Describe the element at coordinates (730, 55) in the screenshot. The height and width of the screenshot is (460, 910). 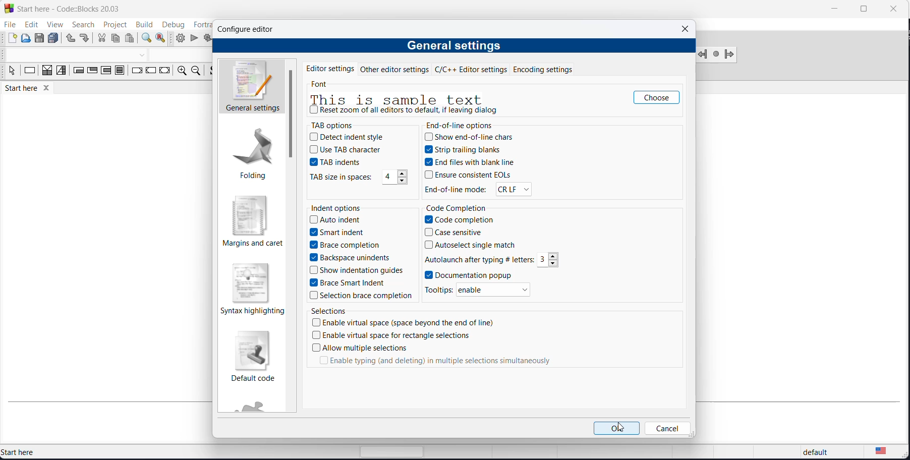
I see `jump forward` at that location.